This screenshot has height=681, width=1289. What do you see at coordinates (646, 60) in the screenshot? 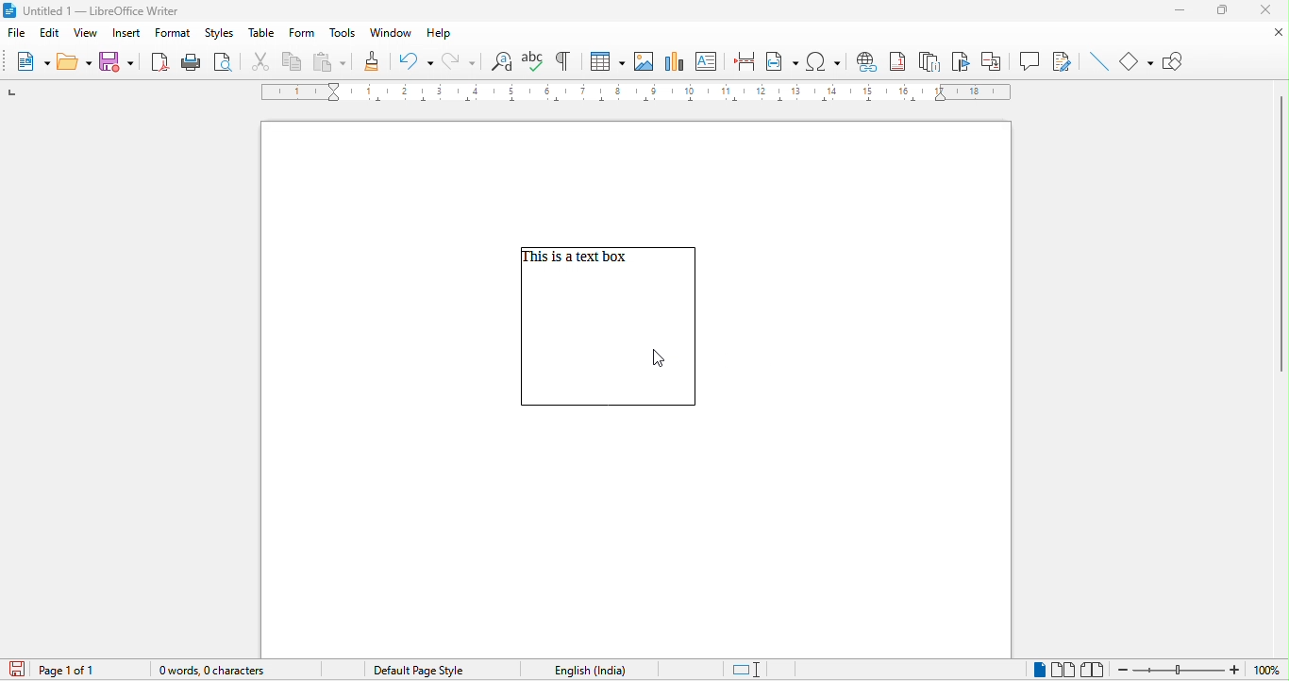
I see `image` at bounding box center [646, 60].